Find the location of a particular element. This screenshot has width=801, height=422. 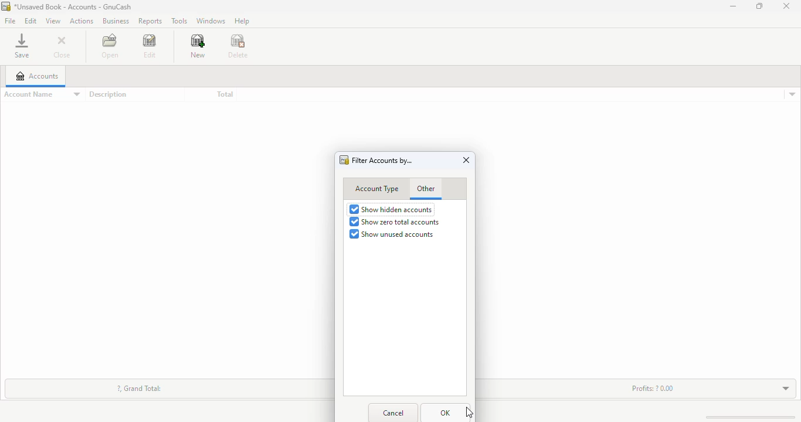

windows is located at coordinates (210, 21).